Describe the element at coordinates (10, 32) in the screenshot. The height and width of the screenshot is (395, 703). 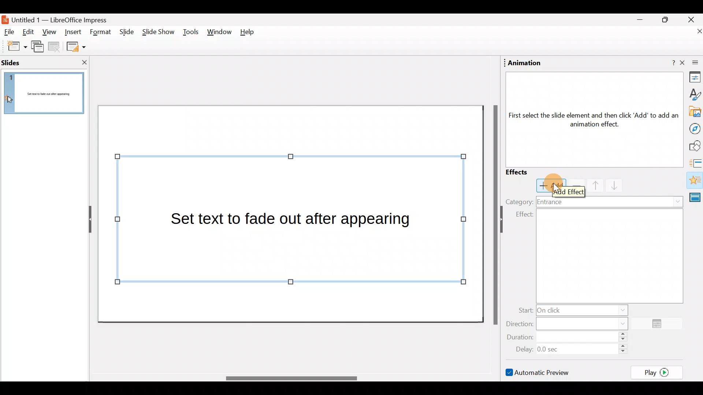
I see `File` at that location.